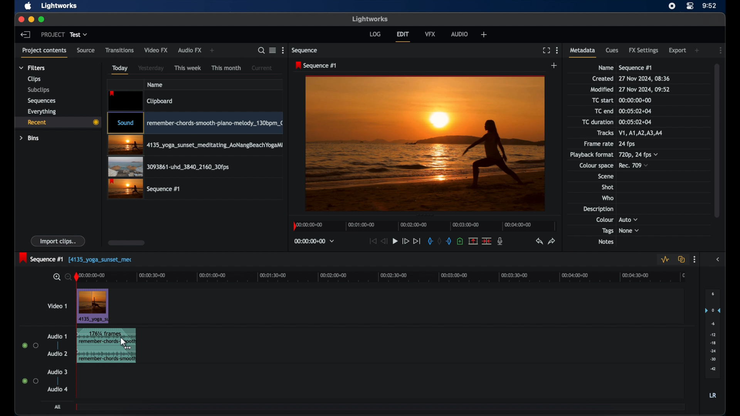 This screenshot has width=740, height=416. I want to click on more options, so click(283, 50).